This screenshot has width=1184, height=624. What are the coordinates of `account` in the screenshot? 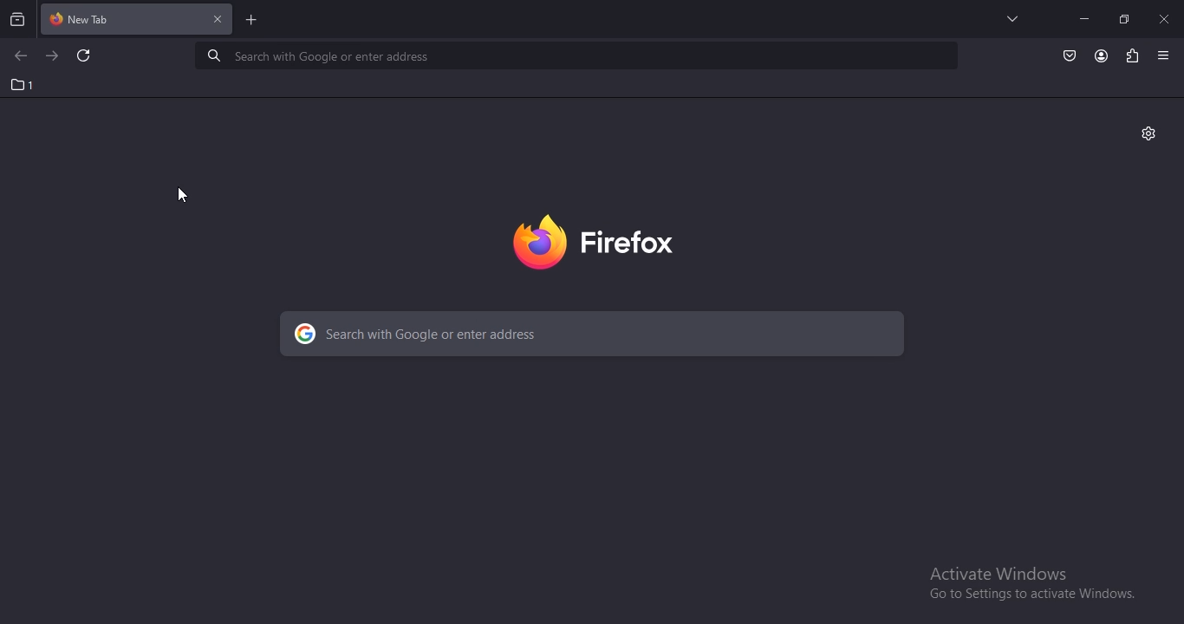 It's located at (1102, 56).